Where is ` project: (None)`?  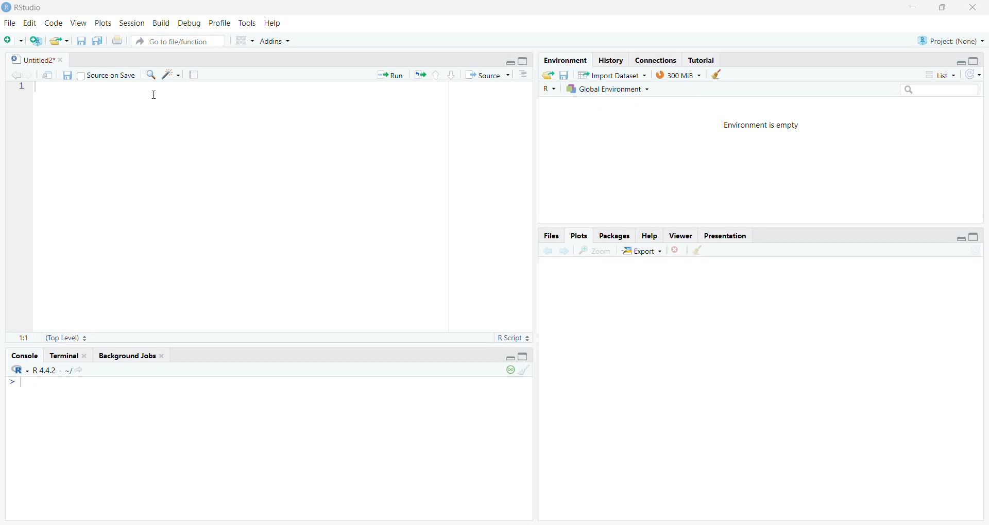  project: (None) is located at coordinates (950, 40).